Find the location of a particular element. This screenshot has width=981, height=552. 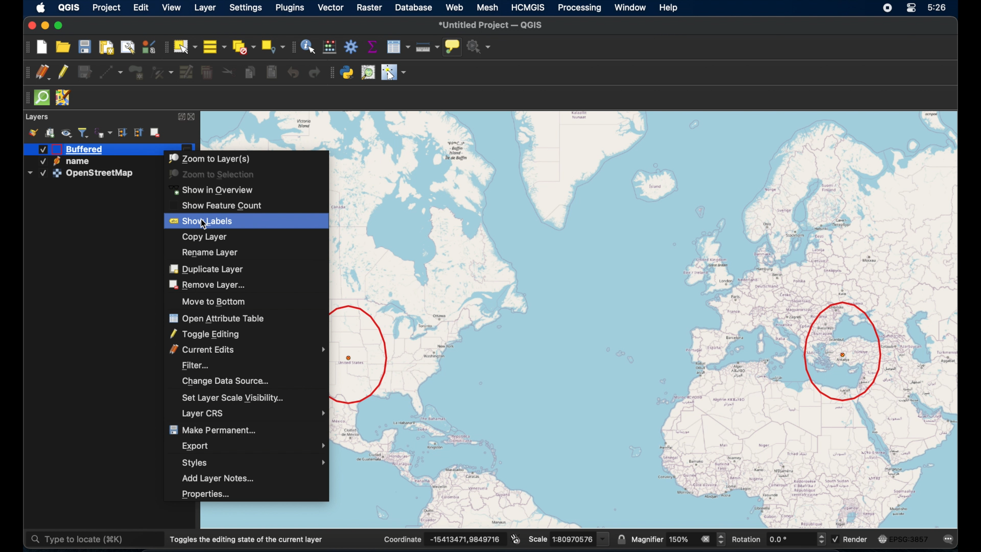

layers is located at coordinates (37, 116).